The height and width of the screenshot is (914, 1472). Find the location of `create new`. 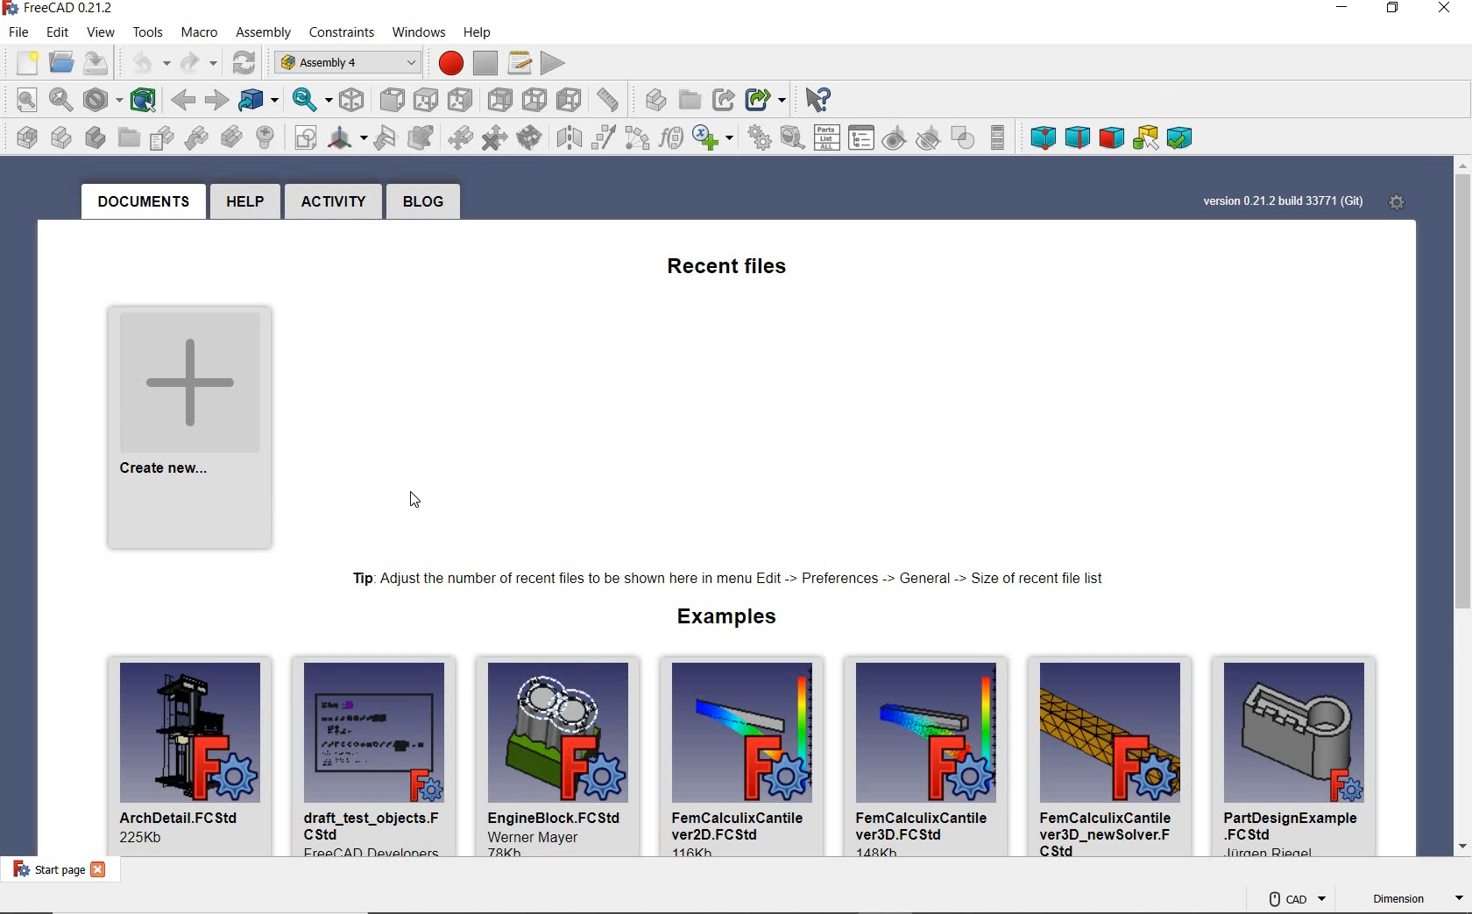

create new is located at coordinates (192, 430).